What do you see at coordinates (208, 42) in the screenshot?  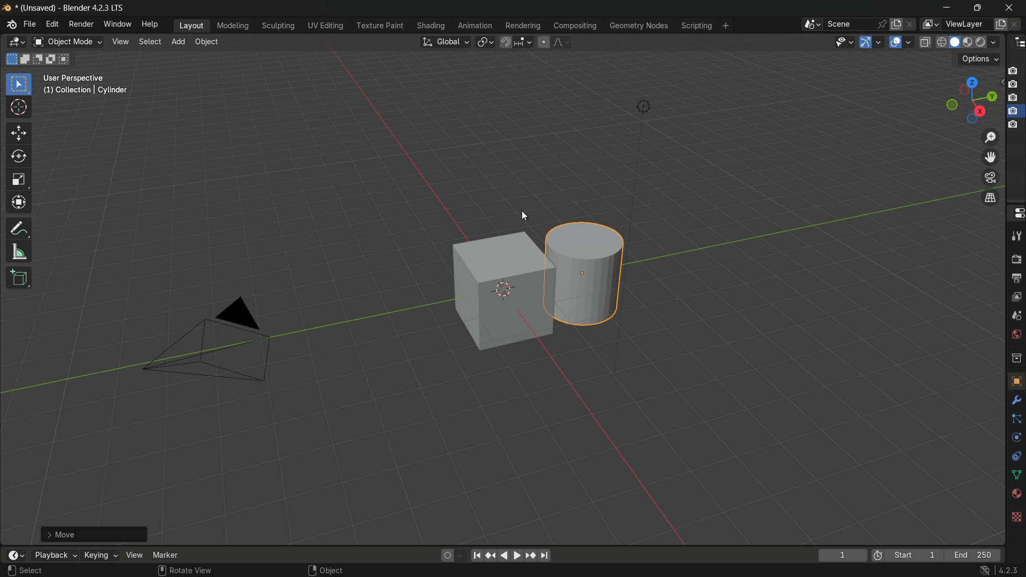 I see `object menu` at bounding box center [208, 42].